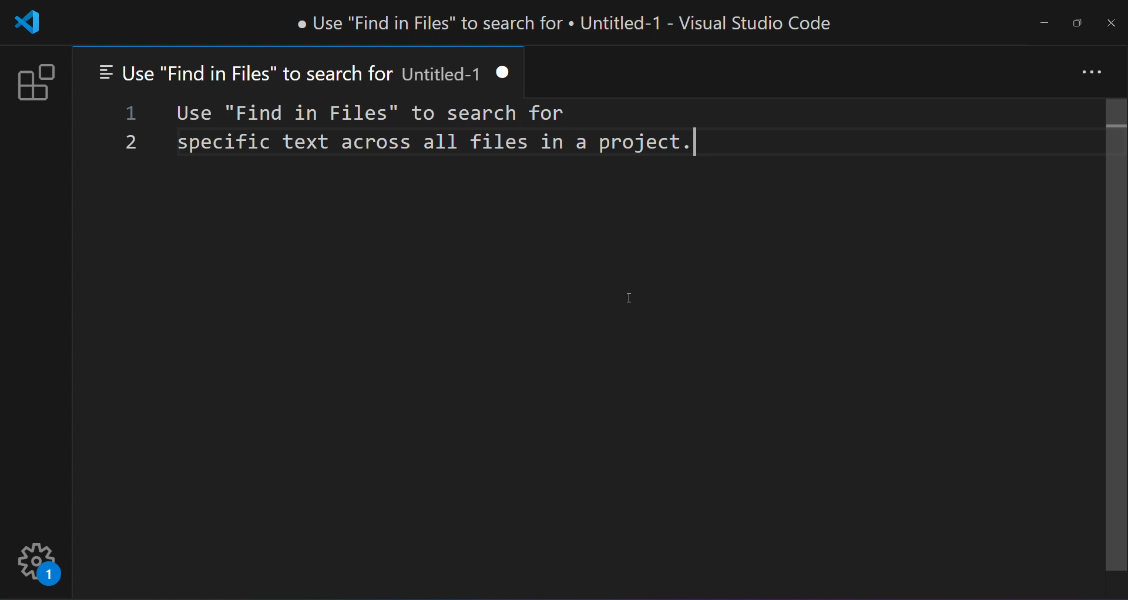  Describe the element at coordinates (434, 130) in the screenshot. I see `Use "Find in Files" to search for specific text across all files in a project. ` at that location.